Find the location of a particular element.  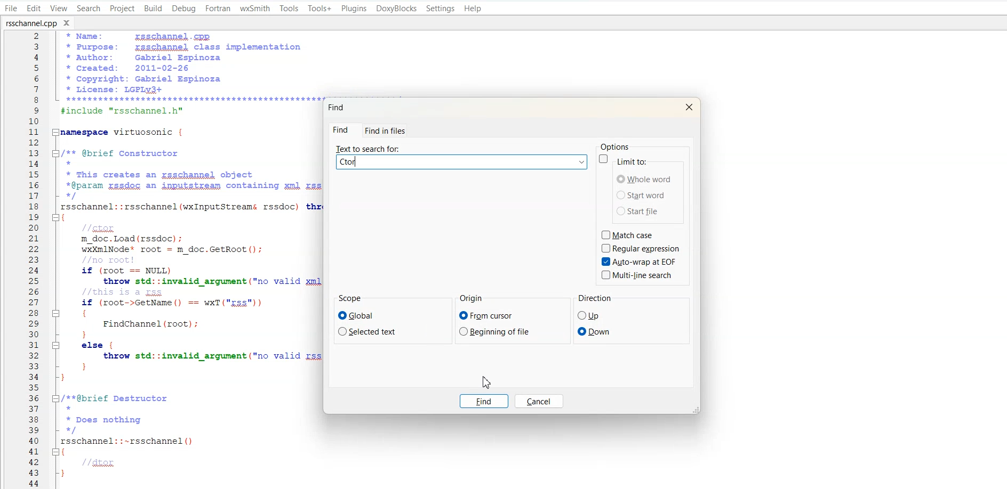

Number line(2,3,4........44) is located at coordinates (34, 260).